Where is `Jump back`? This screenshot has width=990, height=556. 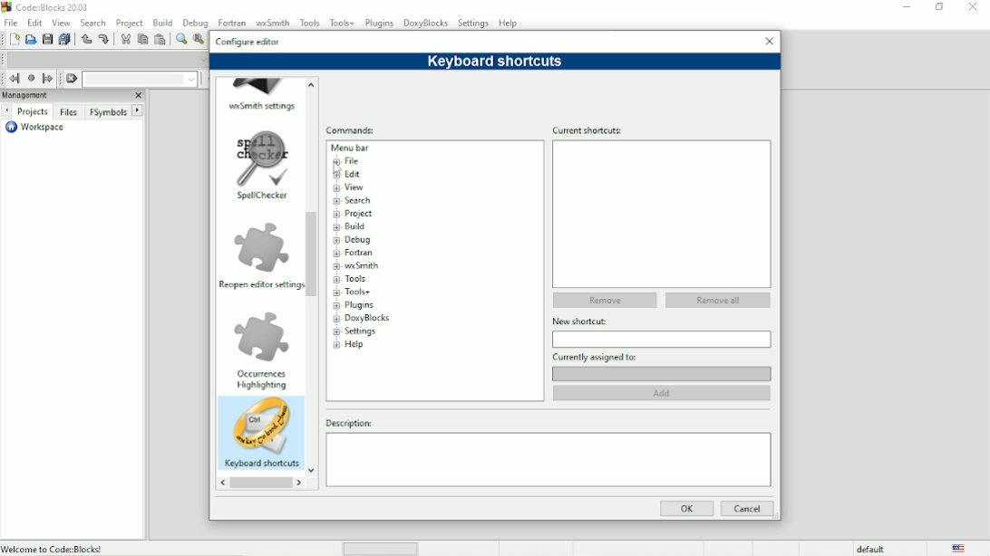 Jump back is located at coordinates (13, 79).